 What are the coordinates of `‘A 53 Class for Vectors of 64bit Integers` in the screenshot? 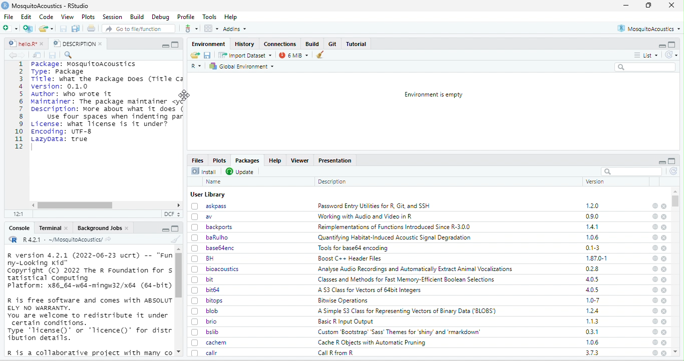 It's located at (372, 290).